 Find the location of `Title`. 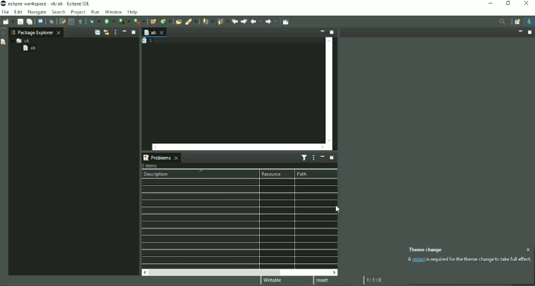

Title is located at coordinates (48, 4).